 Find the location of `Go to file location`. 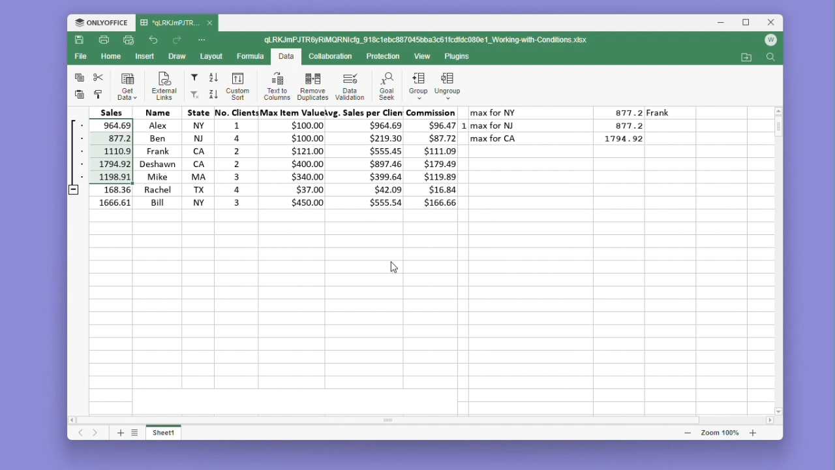

Go to file location is located at coordinates (748, 57).